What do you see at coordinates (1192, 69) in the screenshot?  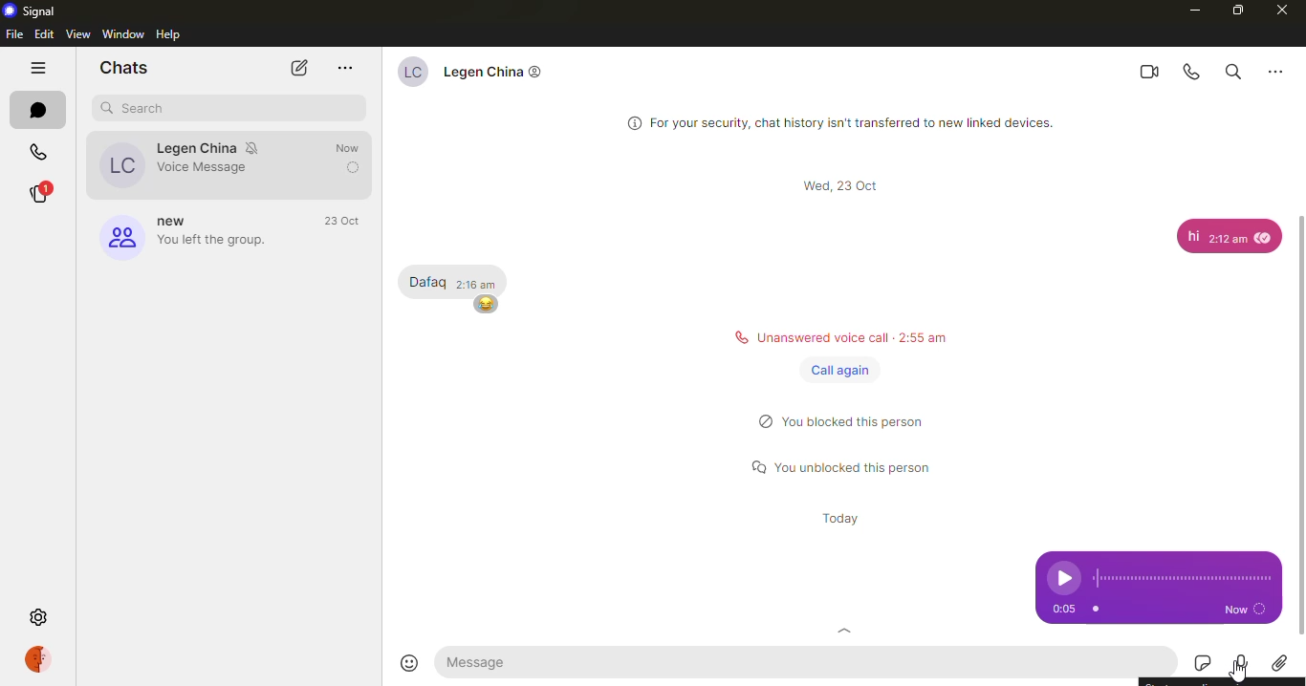 I see `voice call` at bounding box center [1192, 69].